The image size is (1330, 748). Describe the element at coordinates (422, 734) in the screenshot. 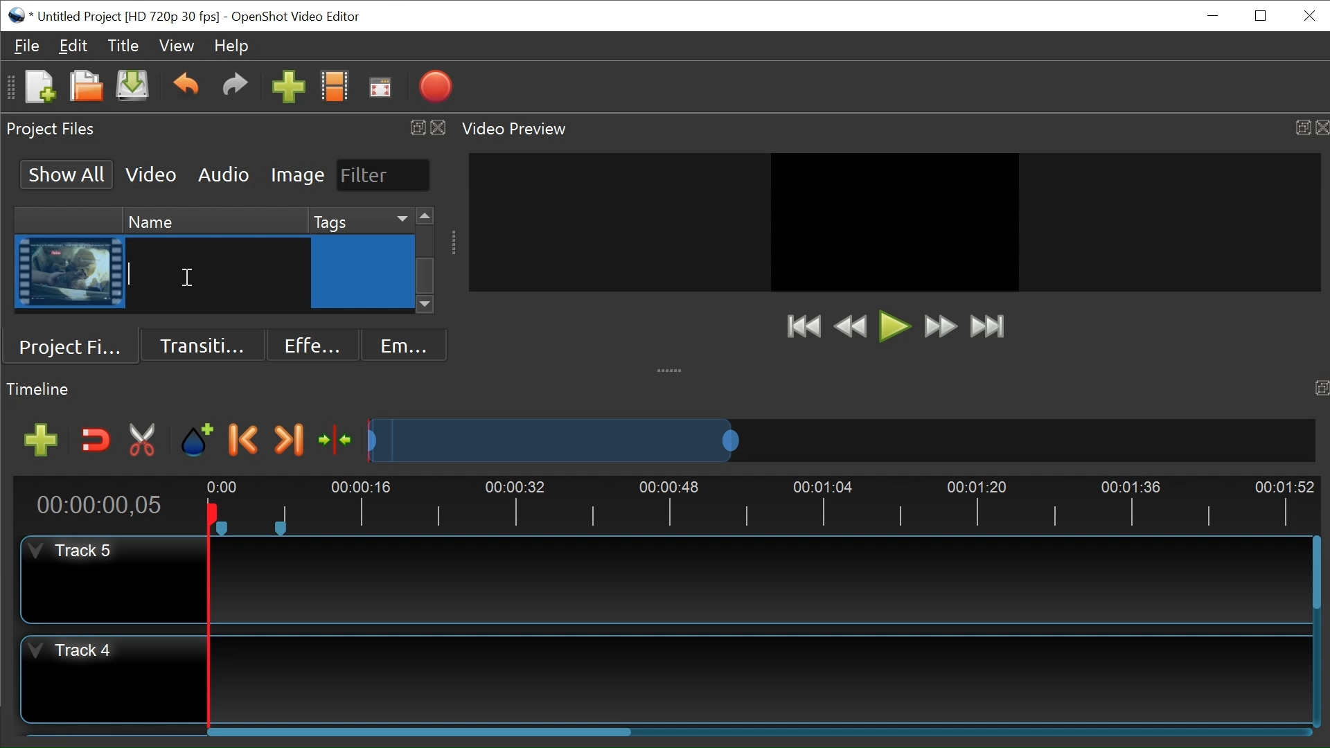

I see `Horizontal Scroll bar` at that location.